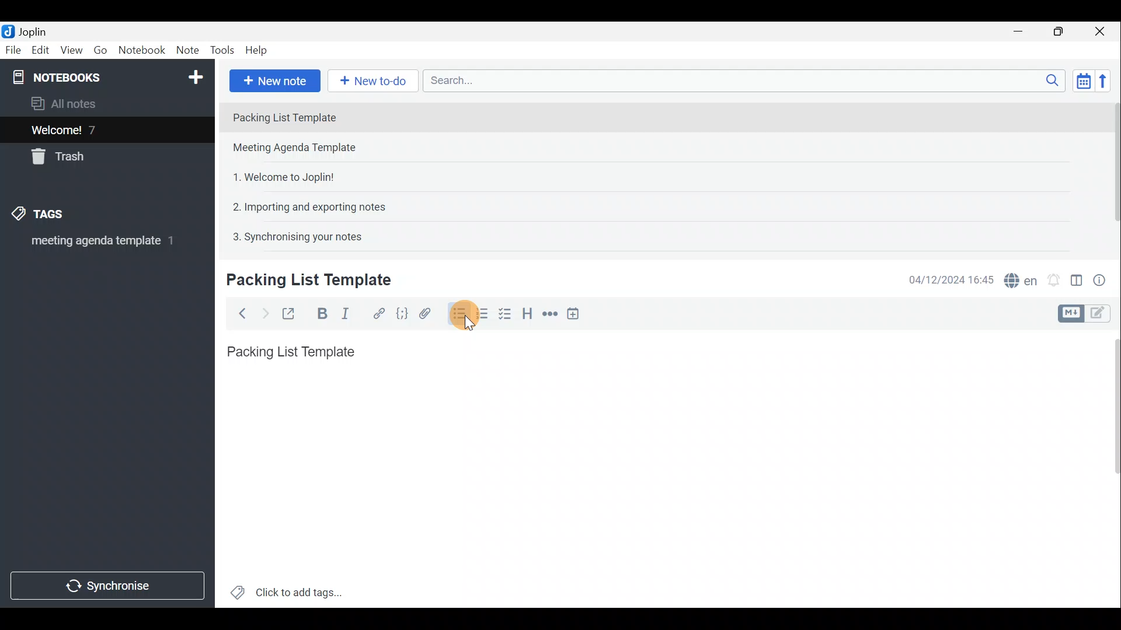 Image resolution: width=1121 pixels, height=630 pixels. Describe the element at coordinates (1063, 32) in the screenshot. I see `Maximise` at that location.